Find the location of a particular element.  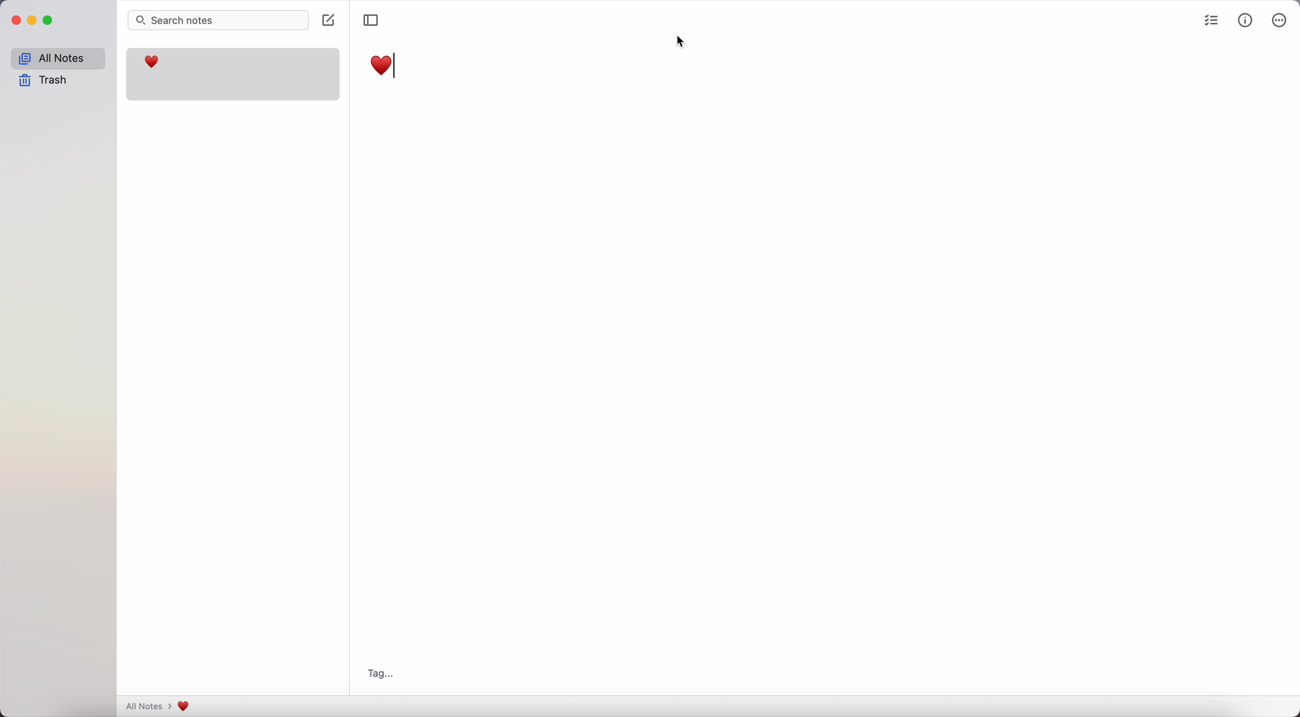

search bar is located at coordinates (217, 20).